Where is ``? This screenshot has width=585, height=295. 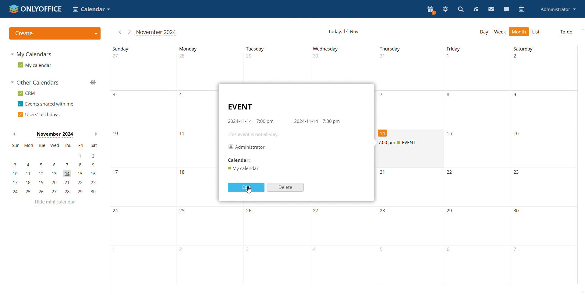  is located at coordinates (317, 211).